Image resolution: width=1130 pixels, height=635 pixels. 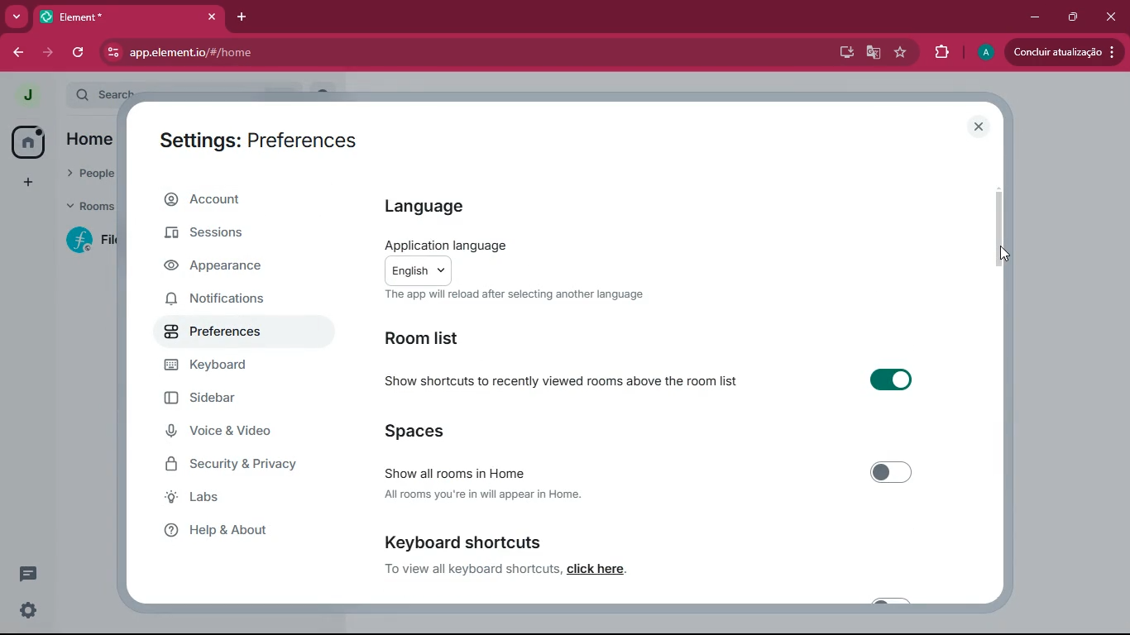 What do you see at coordinates (999, 228) in the screenshot?
I see `scroll bar` at bounding box center [999, 228].